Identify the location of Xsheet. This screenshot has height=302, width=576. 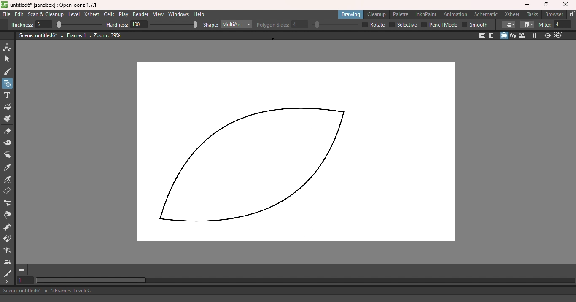
(512, 14).